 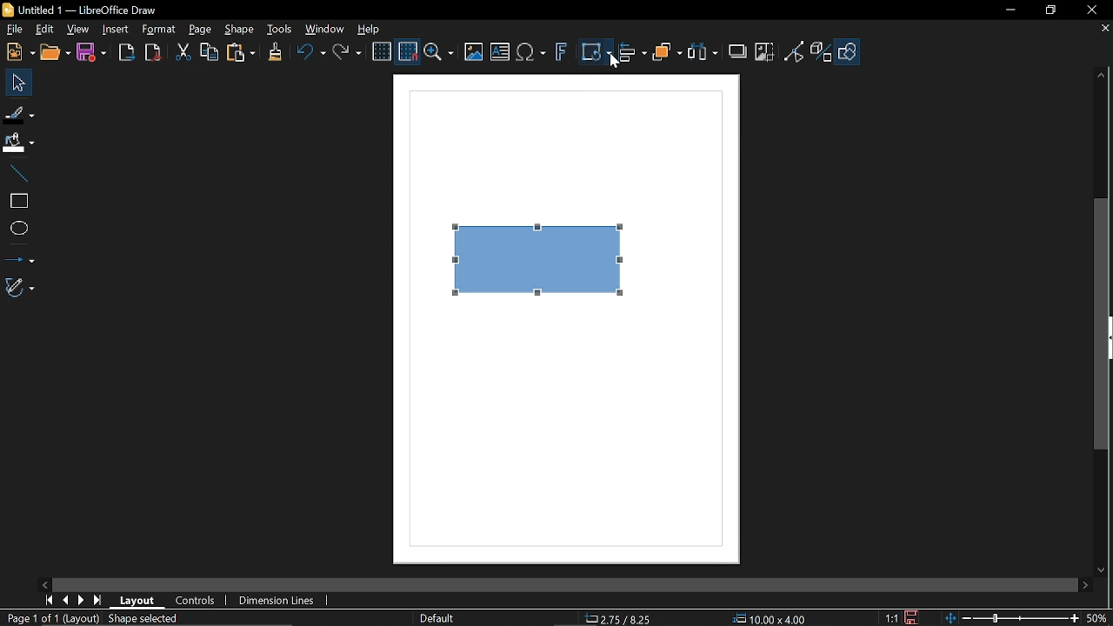 What do you see at coordinates (280, 30) in the screenshot?
I see `Tools` at bounding box center [280, 30].